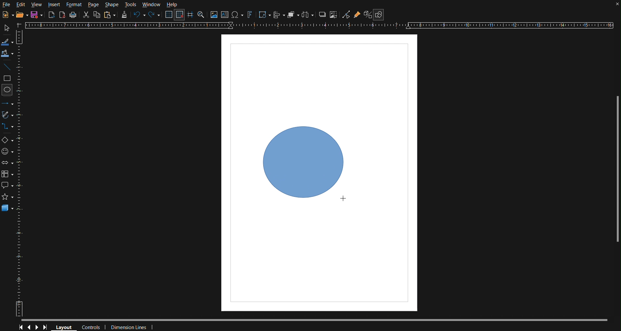 This screenshot has width=621, height=331. Describe the element at coordinates (214, 15) in the screenshot. I see `Insert Image` at that location.